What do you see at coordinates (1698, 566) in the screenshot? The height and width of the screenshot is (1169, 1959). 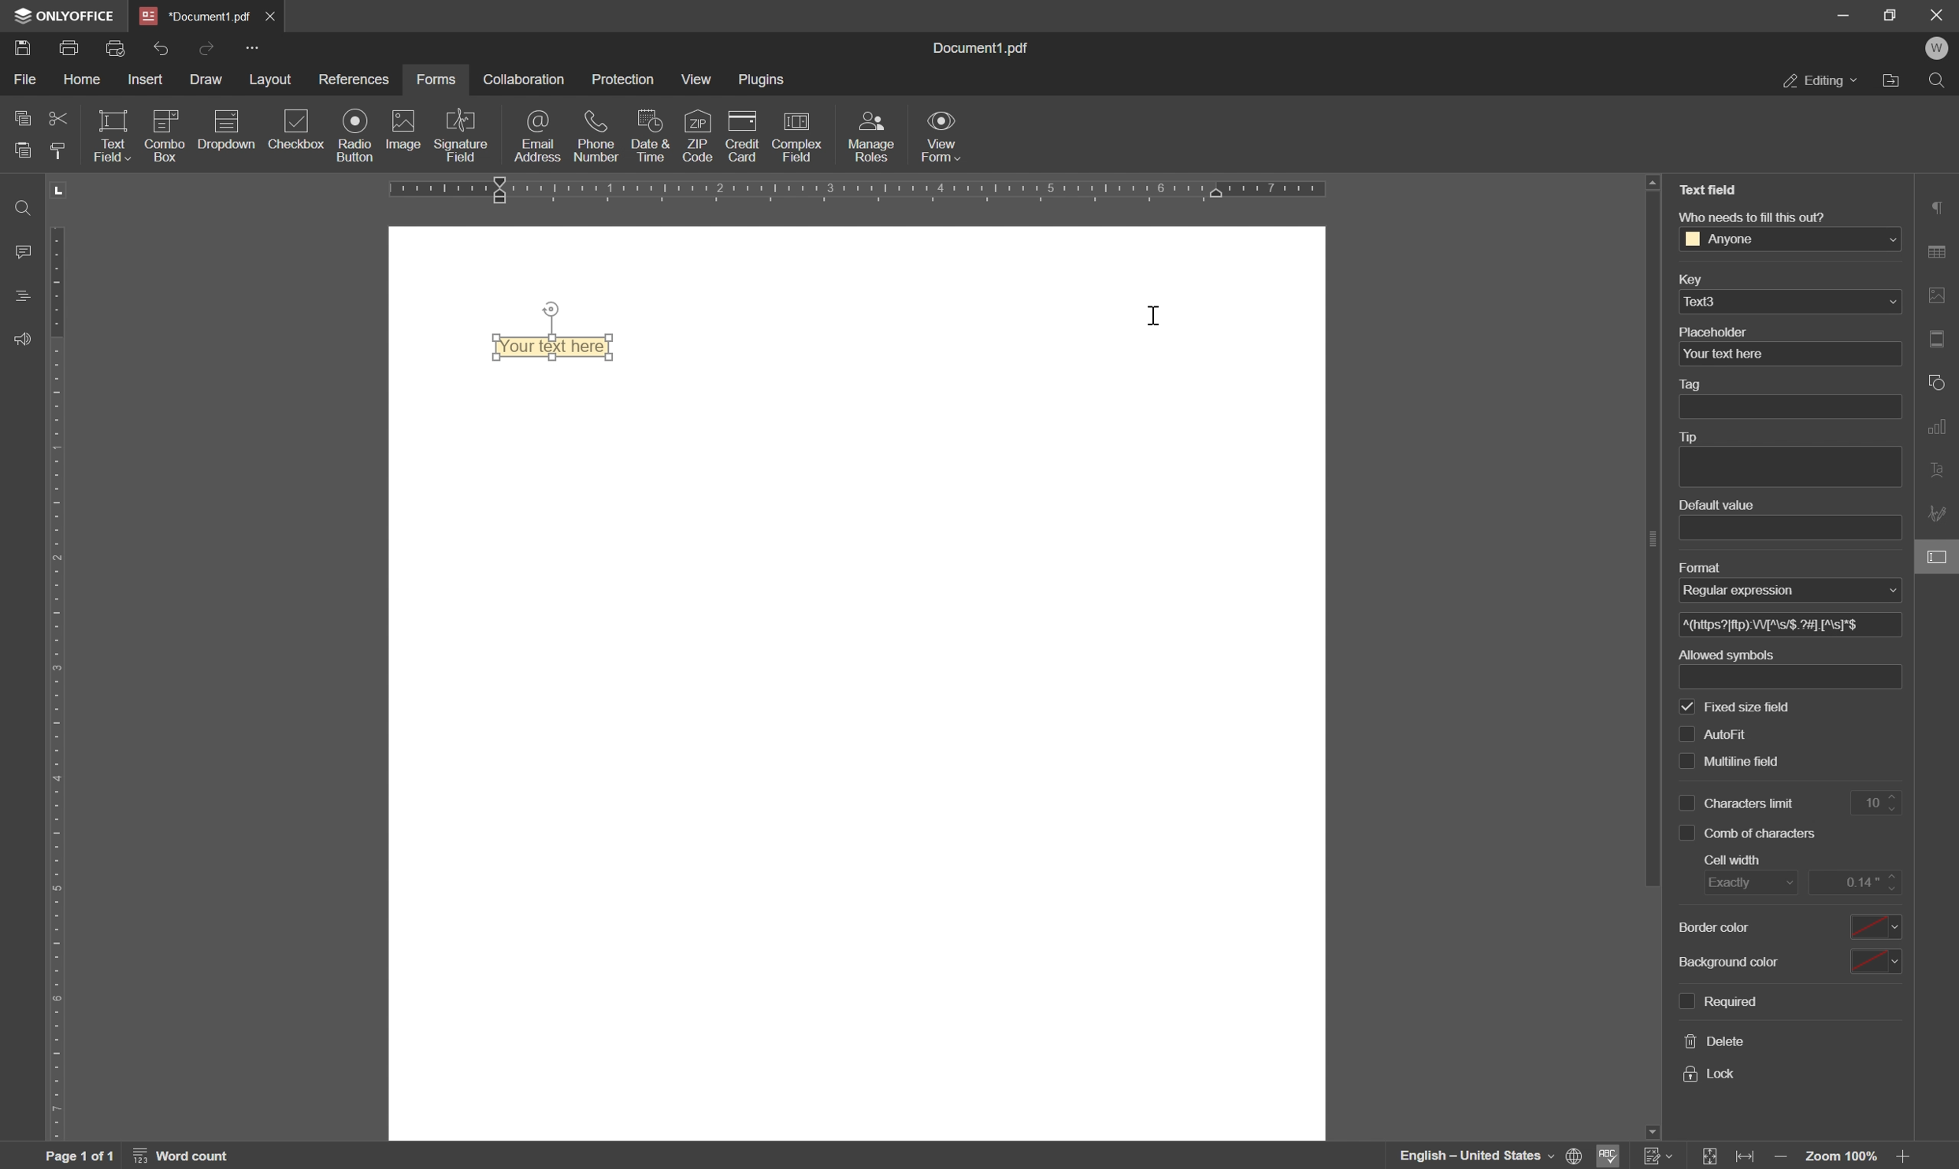 I see `format` at bounding box center [1698, 566].